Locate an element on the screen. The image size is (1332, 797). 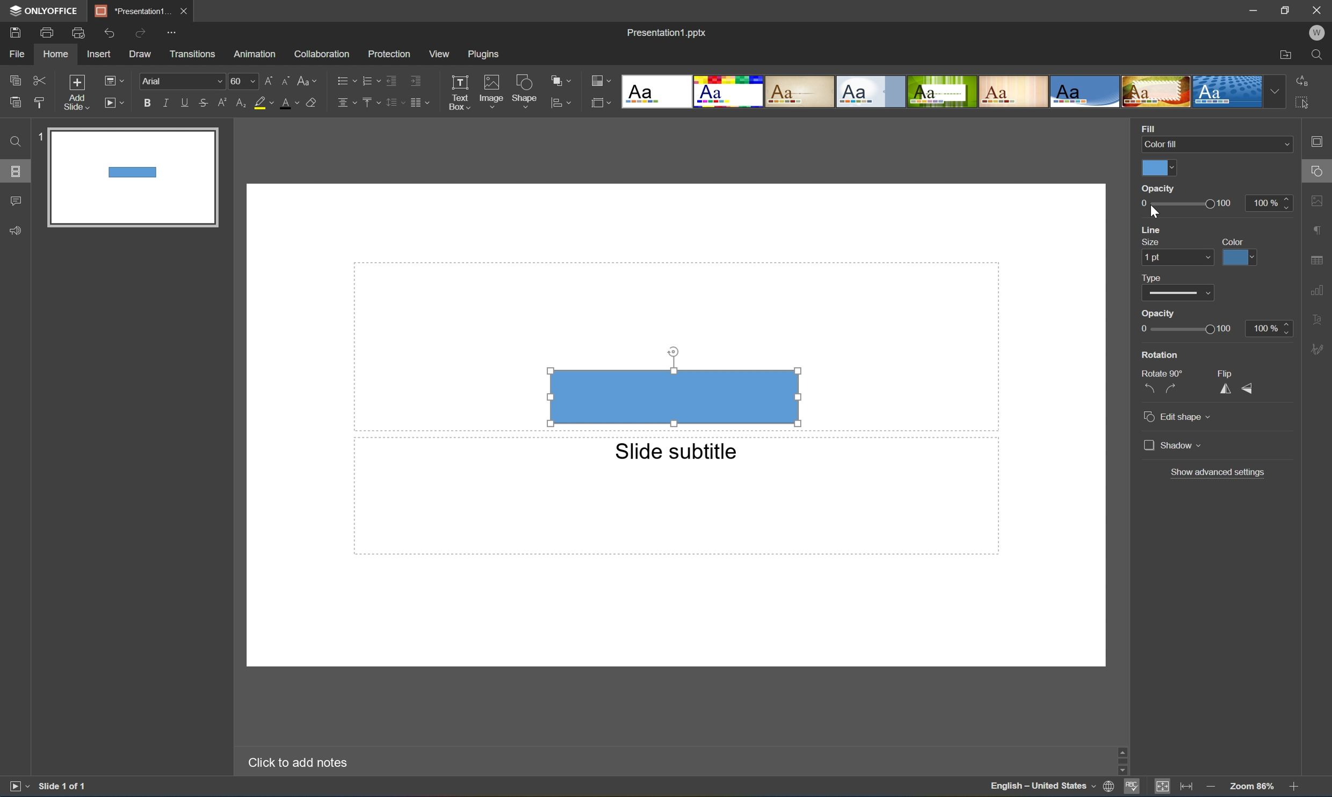
Slider is located at coordinates (1176, 204).